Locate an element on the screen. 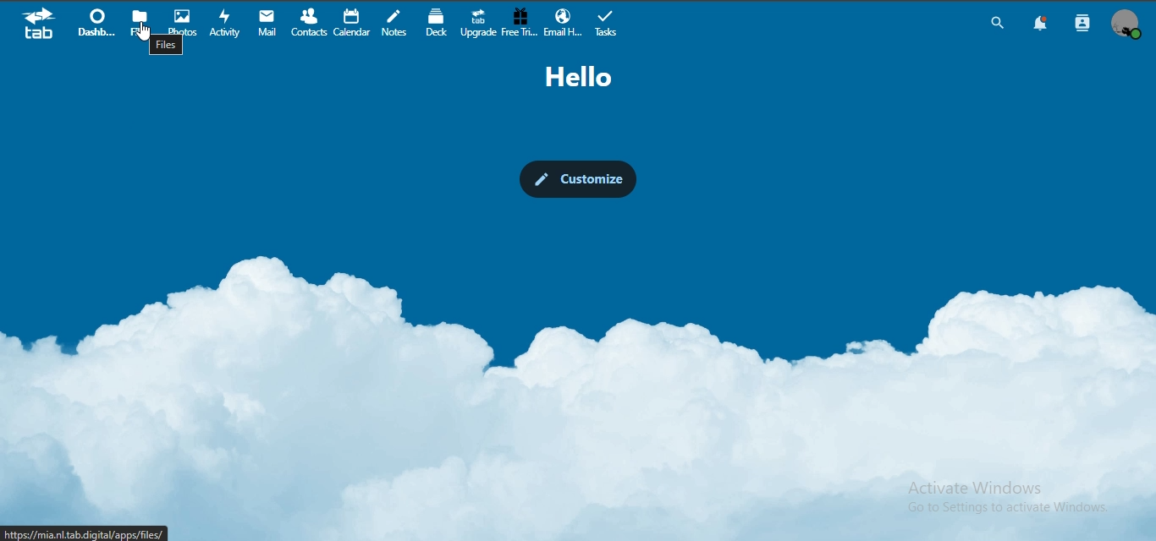 Image resolution: width=1156 pixels, height=541 pixels. search is located at coordinates (995, 23).